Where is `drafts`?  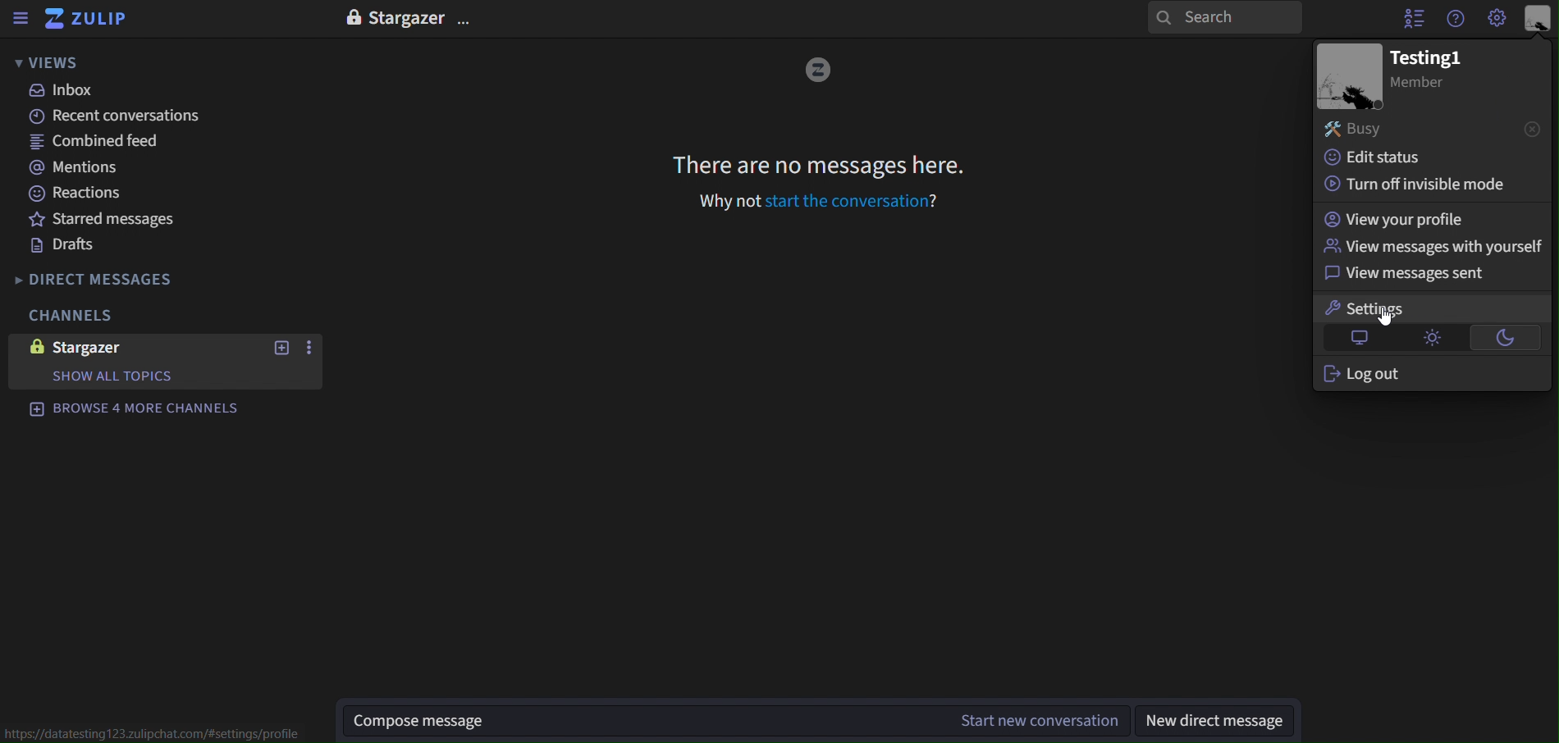 drafts is located at coordinates (61, 248).